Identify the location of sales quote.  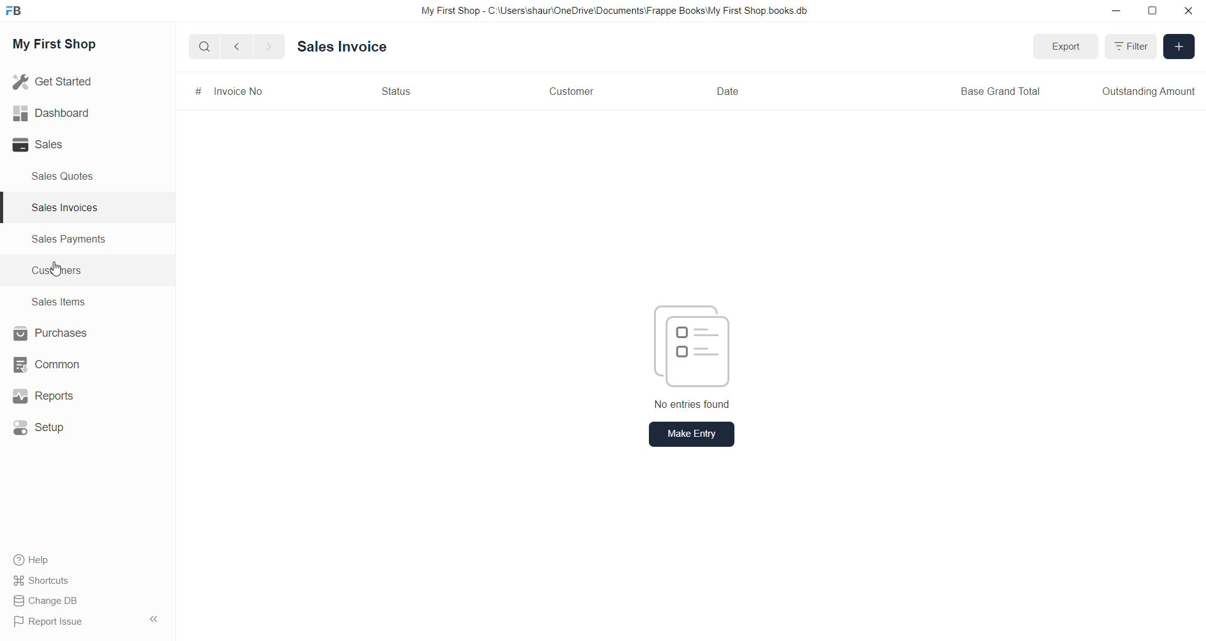
(70, 176).